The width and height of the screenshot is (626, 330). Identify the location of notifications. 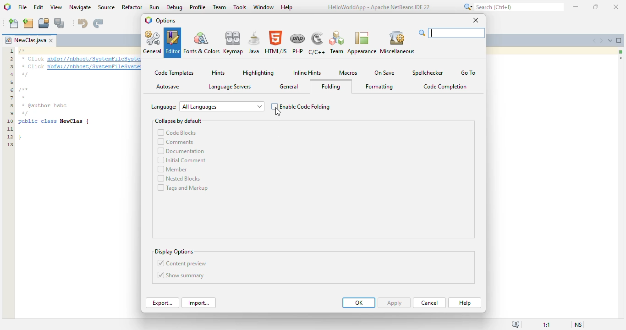
(515, 324).